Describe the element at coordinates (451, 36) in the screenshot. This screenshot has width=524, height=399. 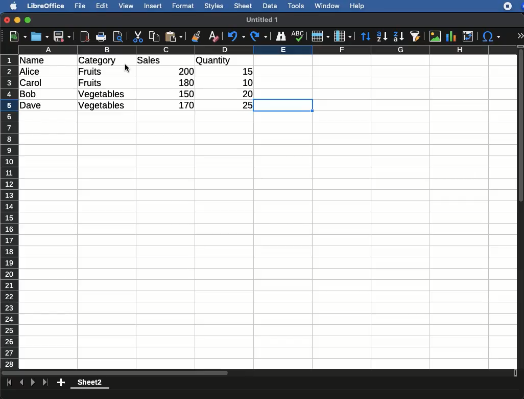
I see `chart` at that location.